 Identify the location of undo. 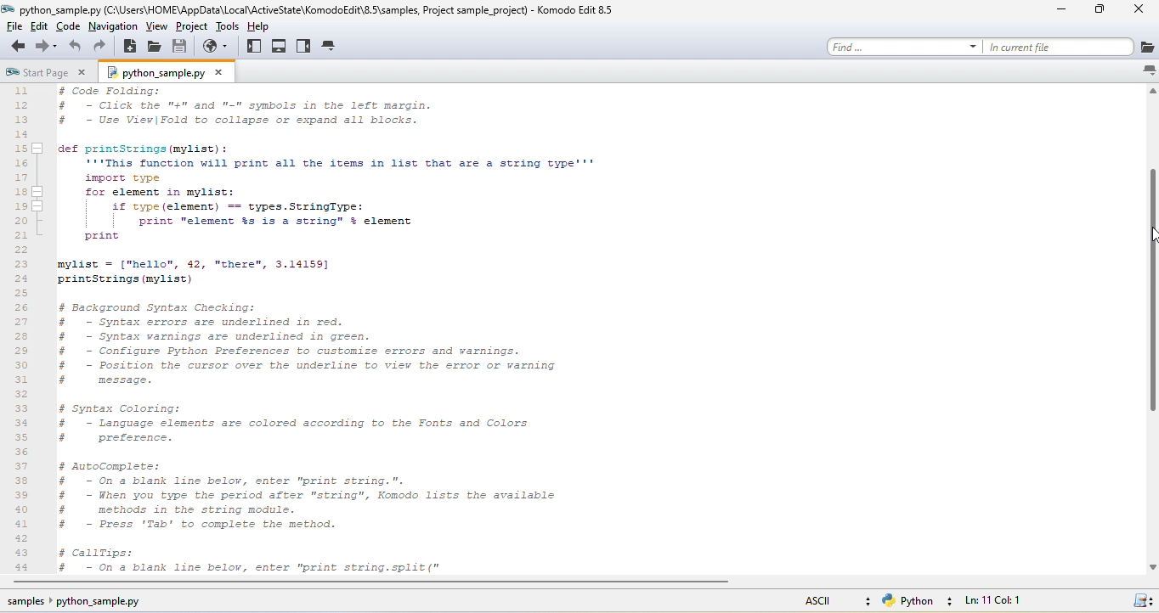
(76, 48).